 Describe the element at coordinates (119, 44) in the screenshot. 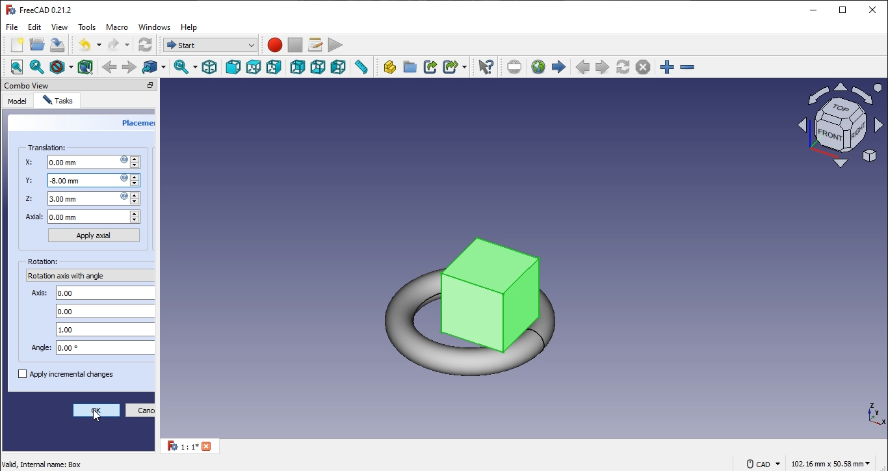

I see `redo` at that location.